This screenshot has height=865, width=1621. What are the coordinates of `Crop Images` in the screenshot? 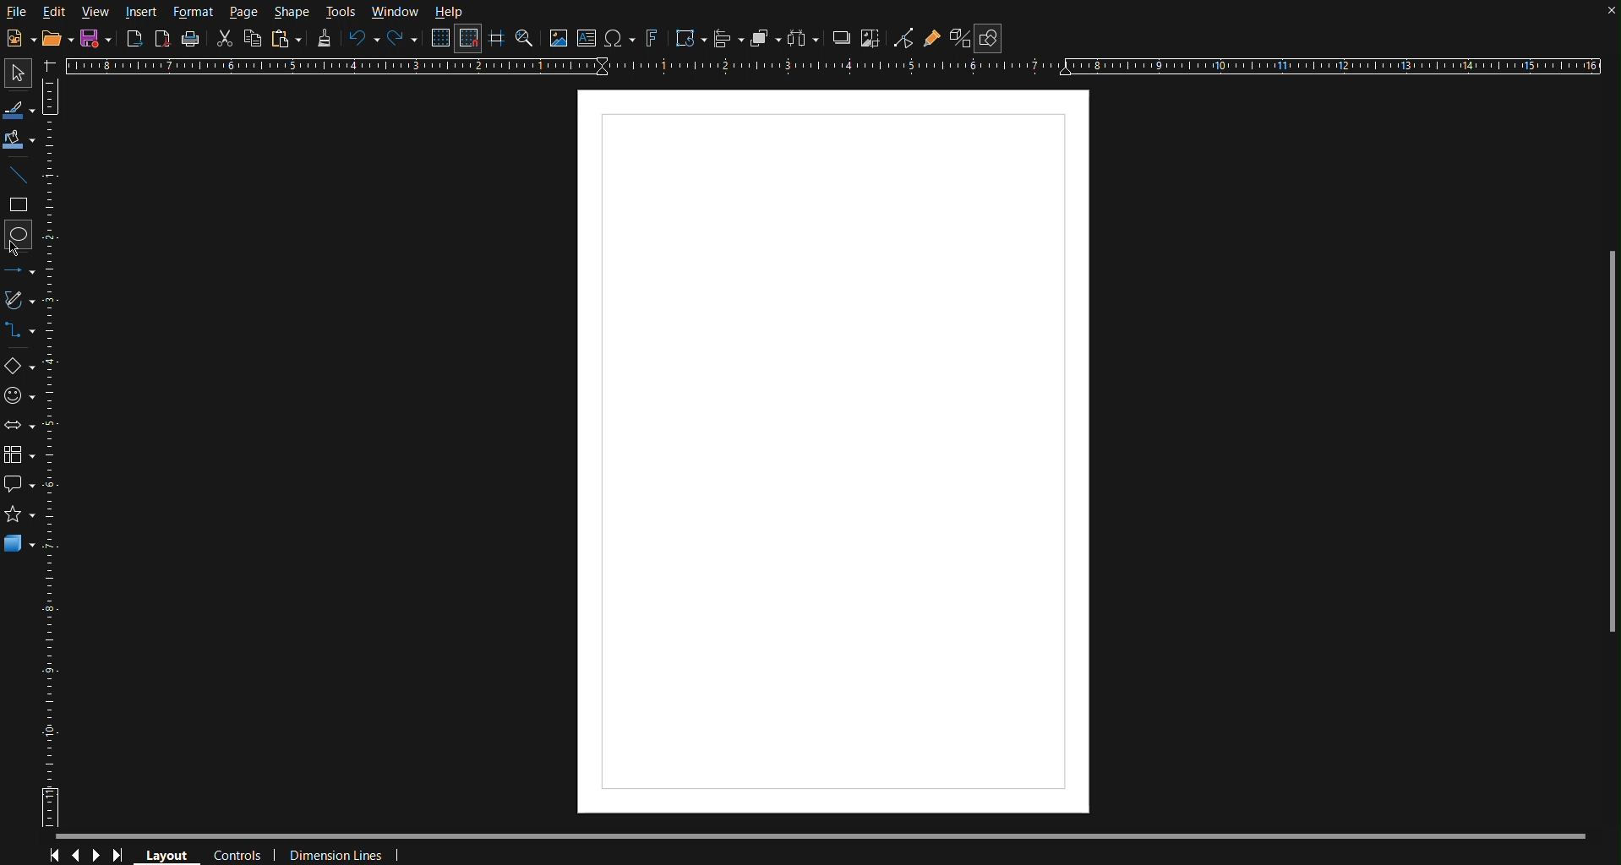 It's located at (873, 39).